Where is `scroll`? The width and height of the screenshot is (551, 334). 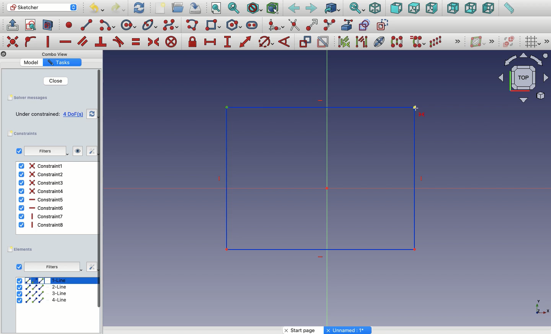 scroll is located at coordinates (100, 201).